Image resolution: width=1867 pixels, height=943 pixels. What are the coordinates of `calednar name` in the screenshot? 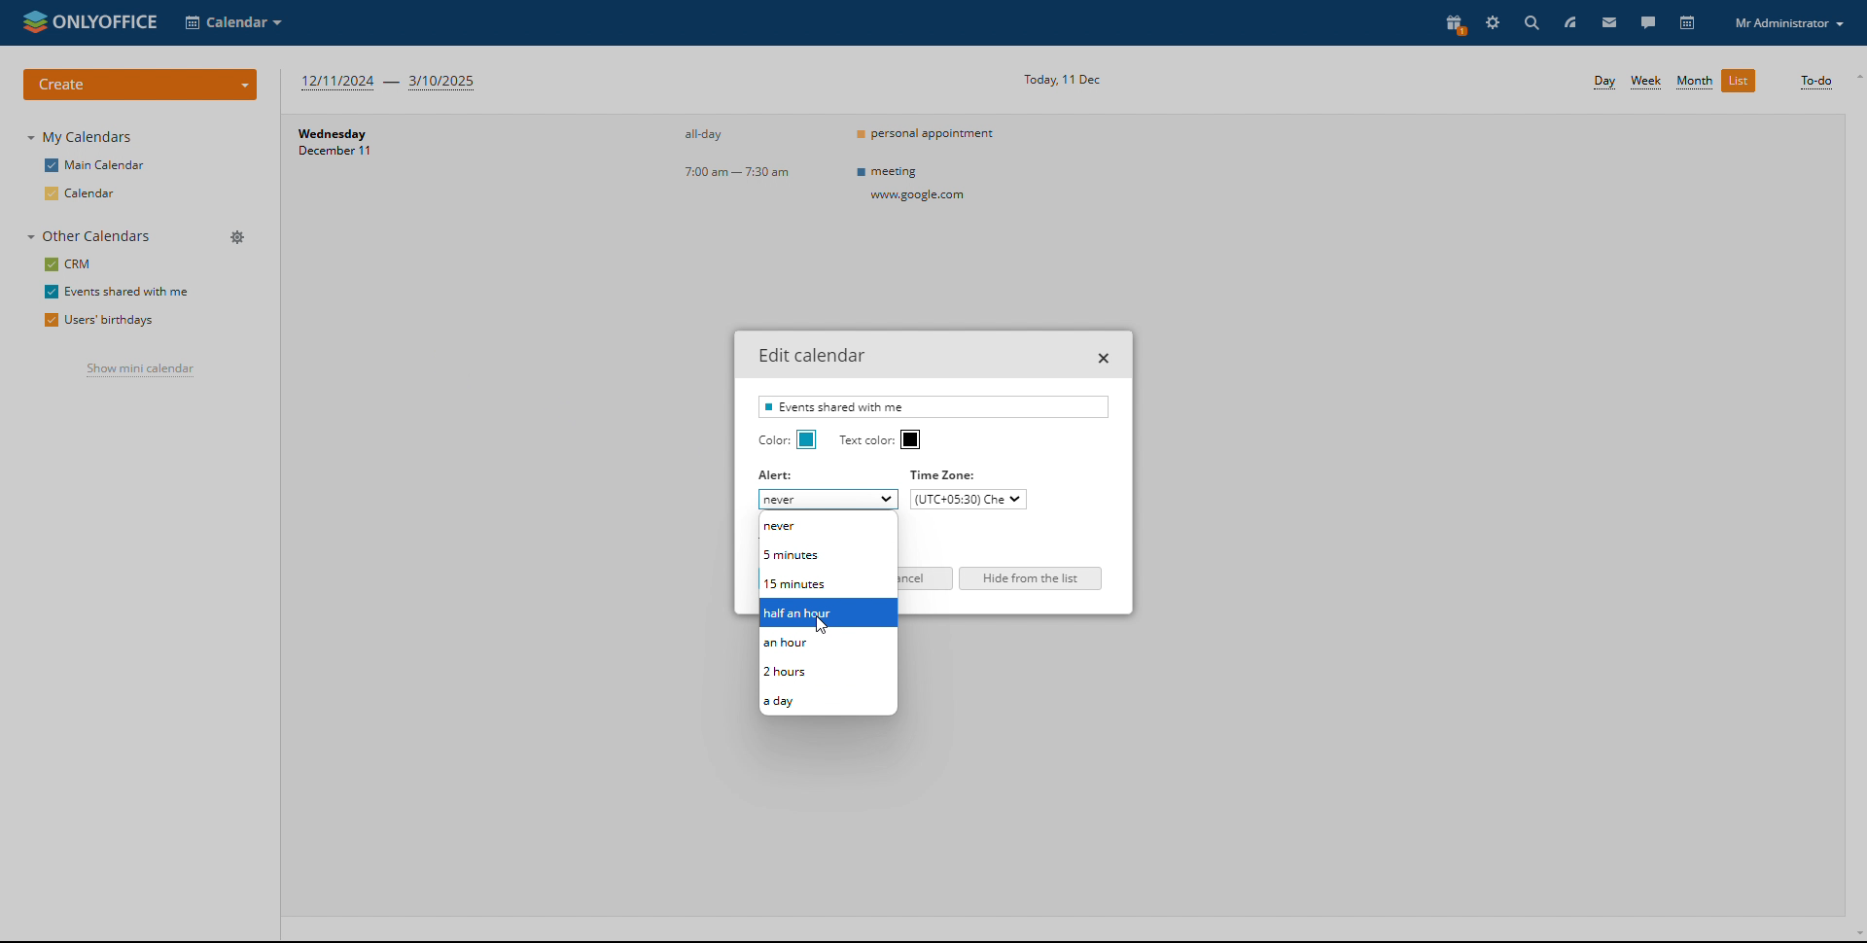 It's located at (933, 406).